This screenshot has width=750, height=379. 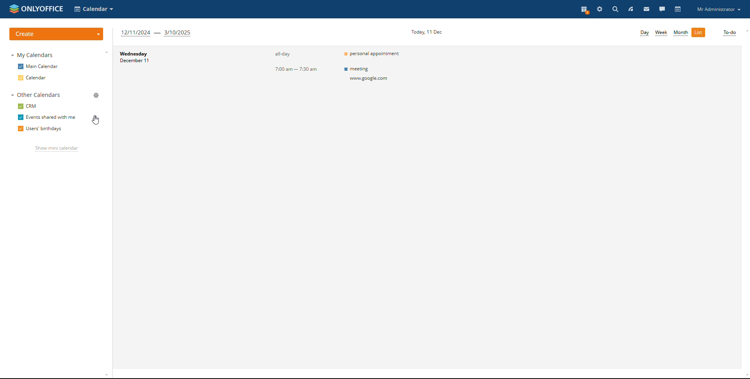 What do you see at coordinates (57, 34) in the screenshot?
I see `create` at bounding box center [57, 34].